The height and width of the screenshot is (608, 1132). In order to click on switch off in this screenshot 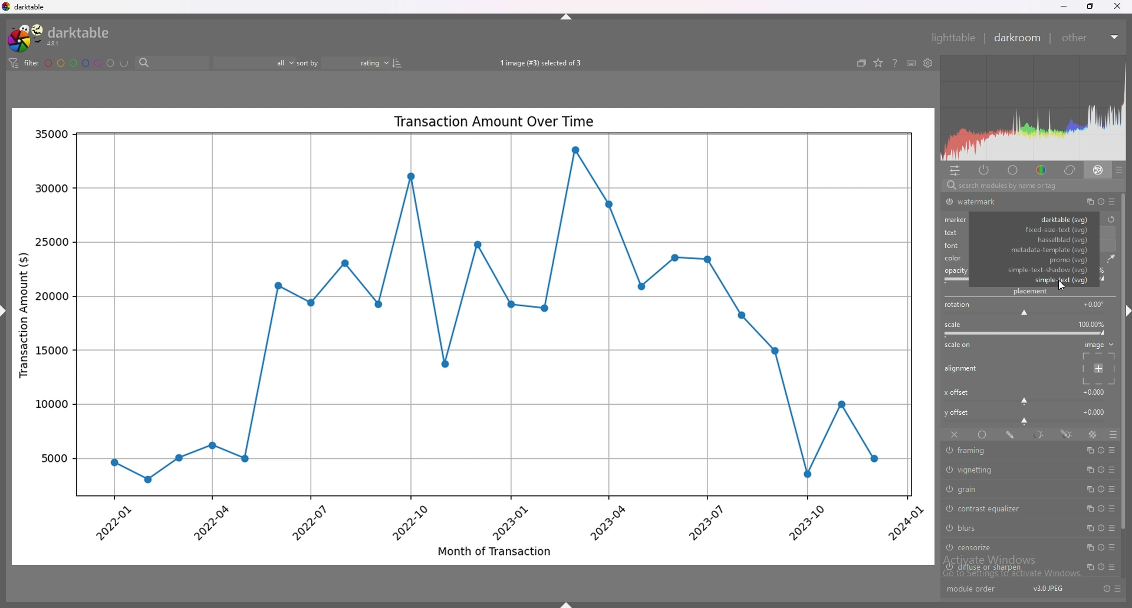, I will do `click(947, 568)`.